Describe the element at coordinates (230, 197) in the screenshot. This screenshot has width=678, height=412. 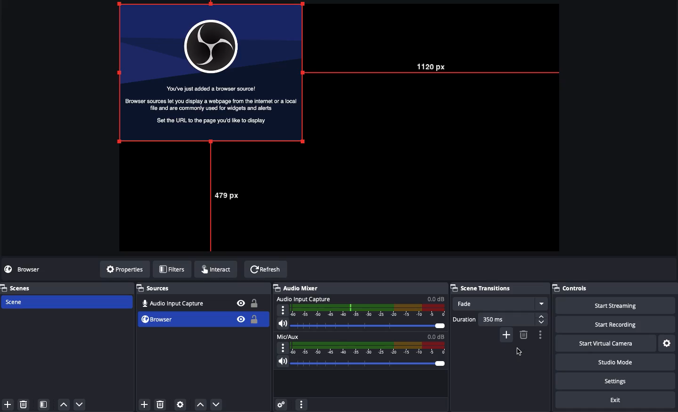
I see `479 px` at that location.